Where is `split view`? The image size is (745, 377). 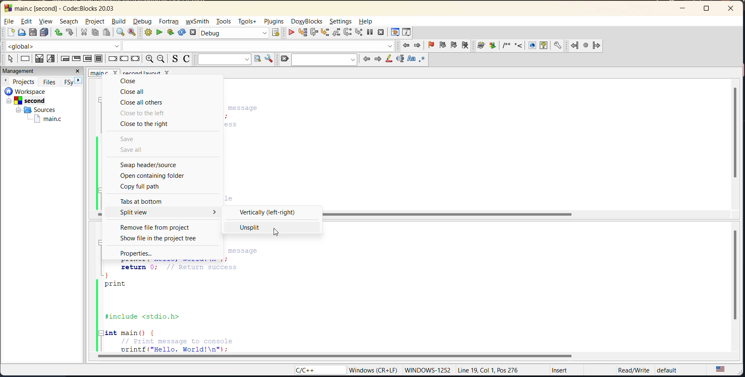 split view is located at coordinates (139, 212).